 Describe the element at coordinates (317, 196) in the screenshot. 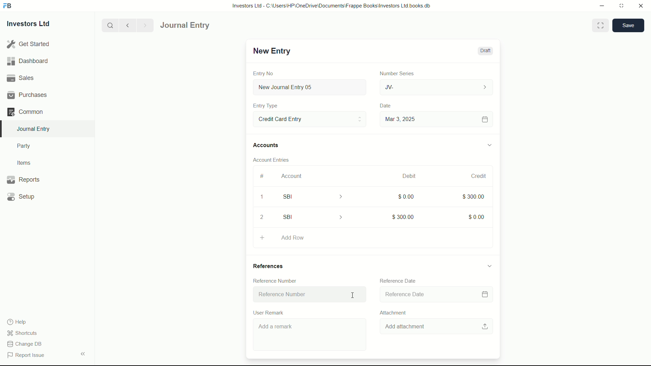

I see `SBI` at that location.